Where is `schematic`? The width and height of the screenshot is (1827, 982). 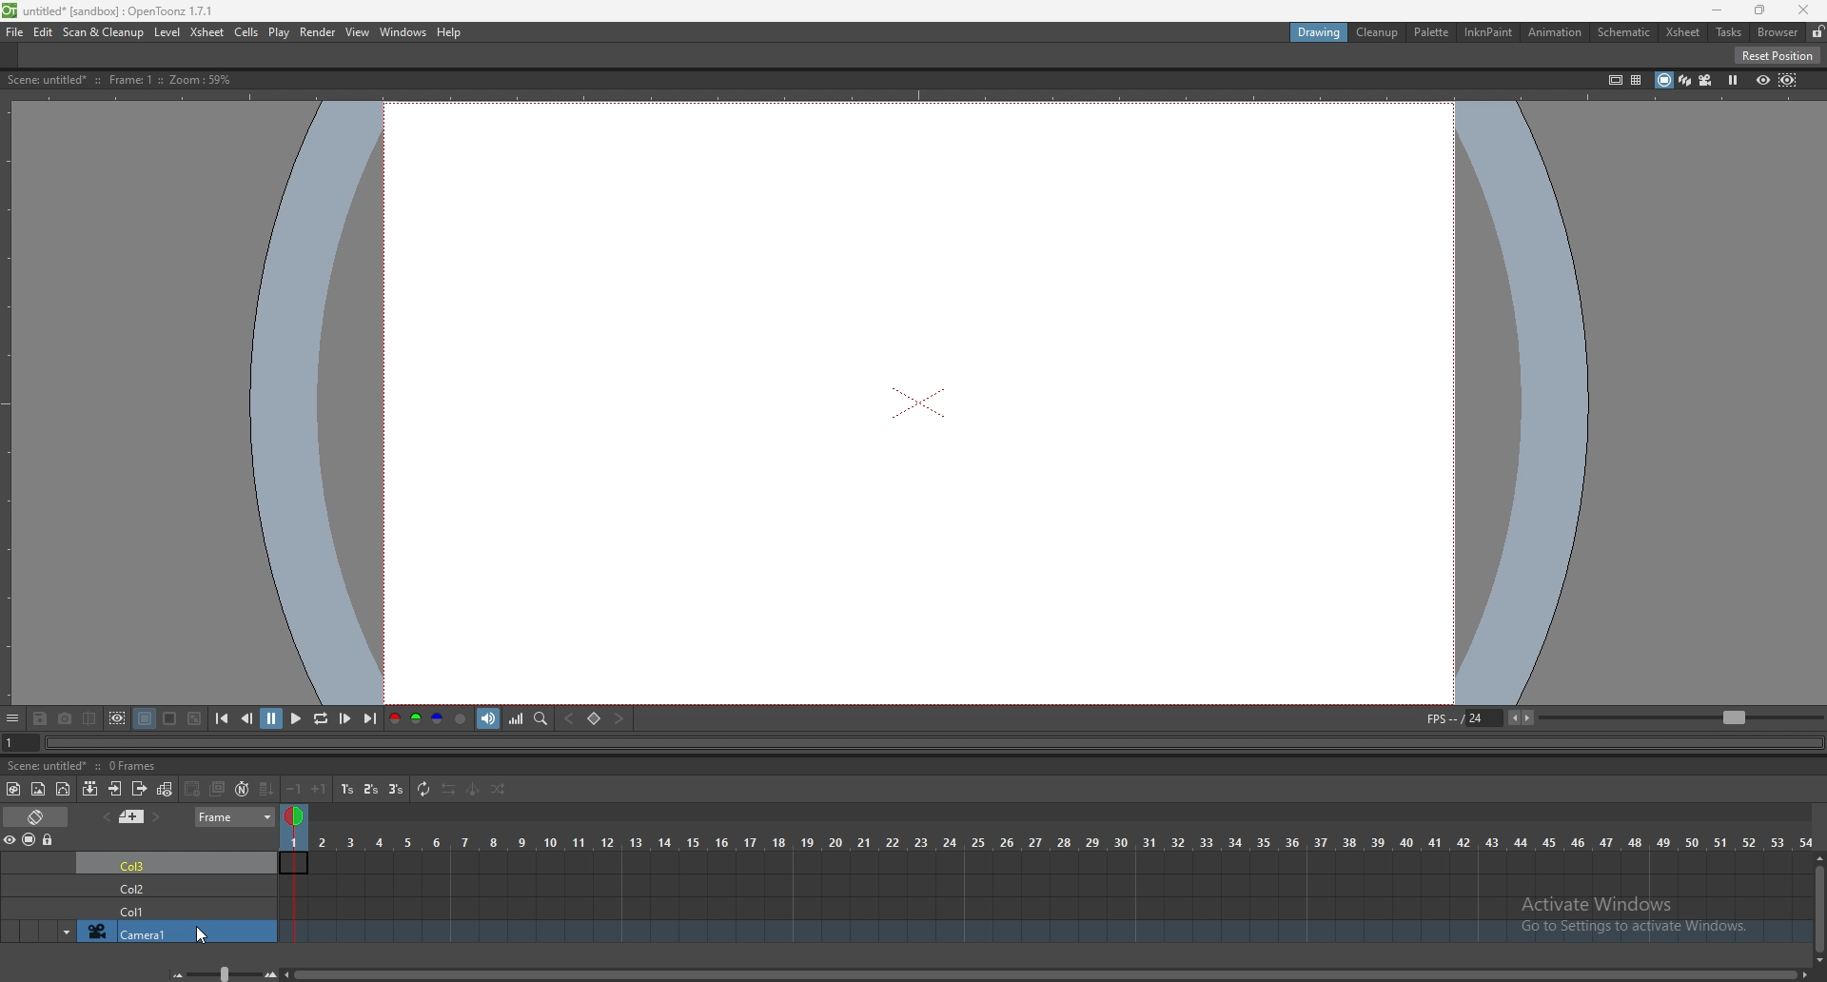
schematic is located at coordinates (1624, 31).